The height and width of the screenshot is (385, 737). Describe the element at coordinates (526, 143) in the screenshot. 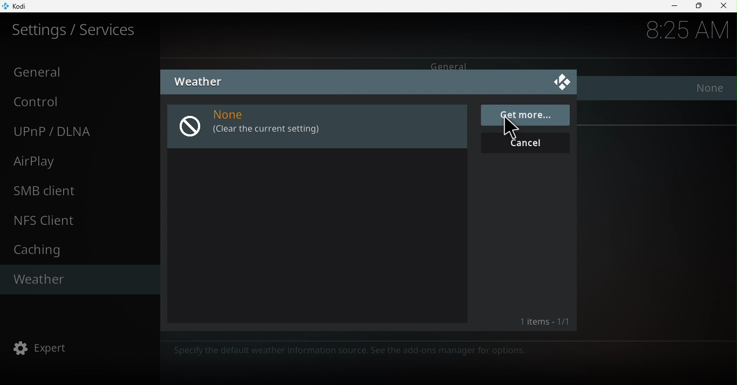

I see `Cancel` at that location.